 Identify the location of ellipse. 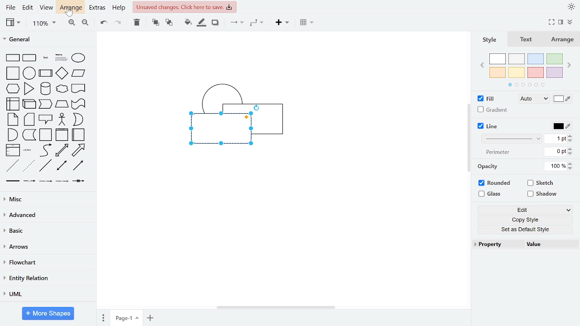
(79, 58).